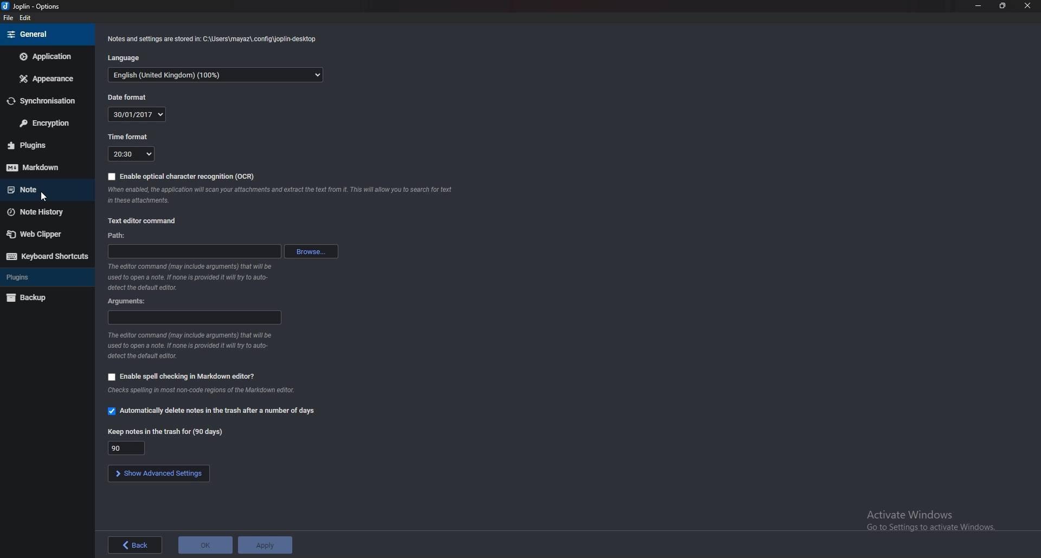 The image size is (1041, 558). Describe the element at coordinates (313, 251) in the screenshot. I see `browse` at that location.